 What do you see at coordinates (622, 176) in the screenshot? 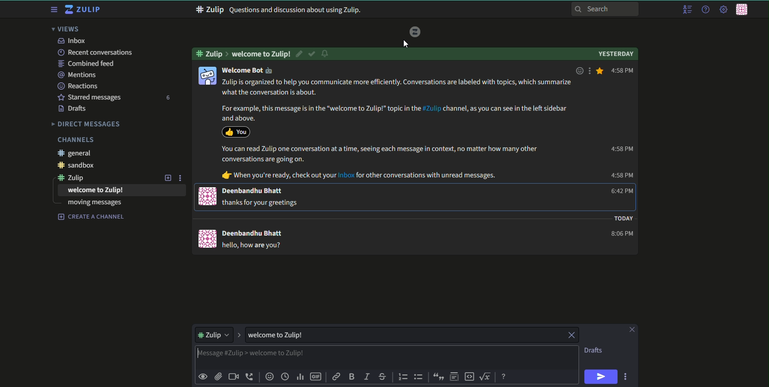
I see `4:58 PM` at bounding box center [622, 176].